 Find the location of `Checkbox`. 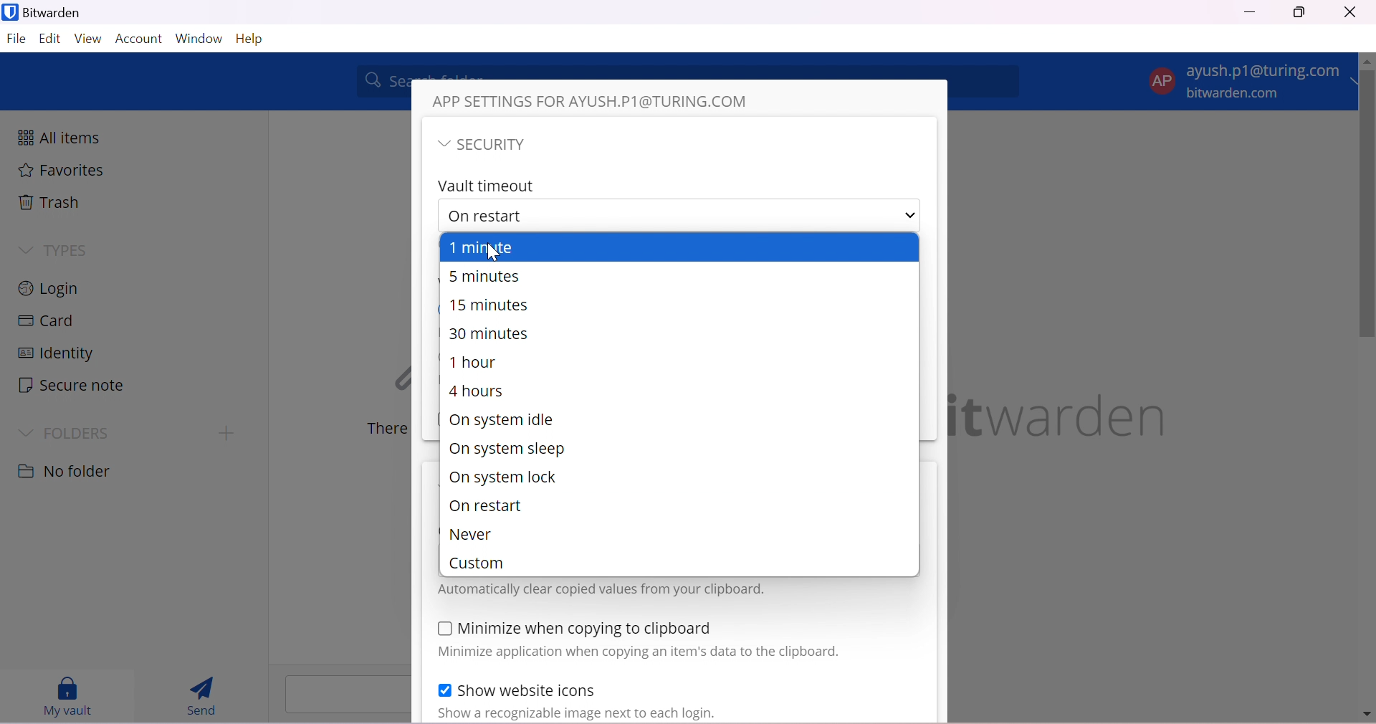

Checkbox is located at coordinates (444, 689).